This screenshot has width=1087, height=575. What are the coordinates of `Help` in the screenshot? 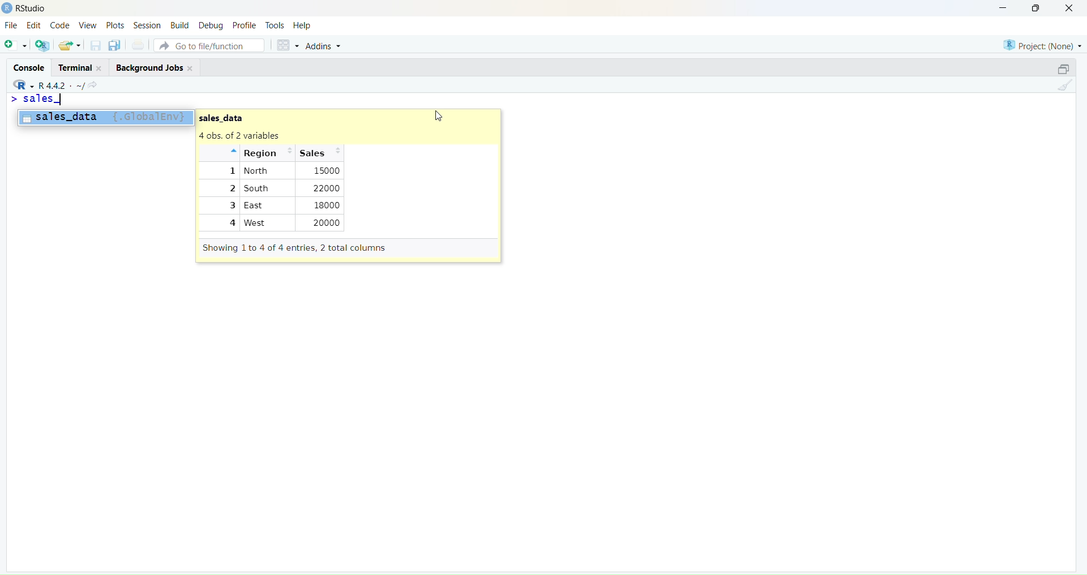 It's located at (304, 26).